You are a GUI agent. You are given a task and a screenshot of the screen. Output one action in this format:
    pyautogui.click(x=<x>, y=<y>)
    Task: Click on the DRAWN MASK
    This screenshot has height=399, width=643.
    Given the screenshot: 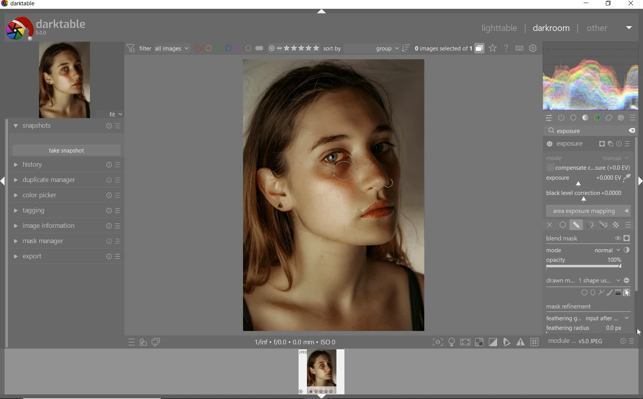 What is the action you would take?
    pyautogui.click(x=588, y=281)
    